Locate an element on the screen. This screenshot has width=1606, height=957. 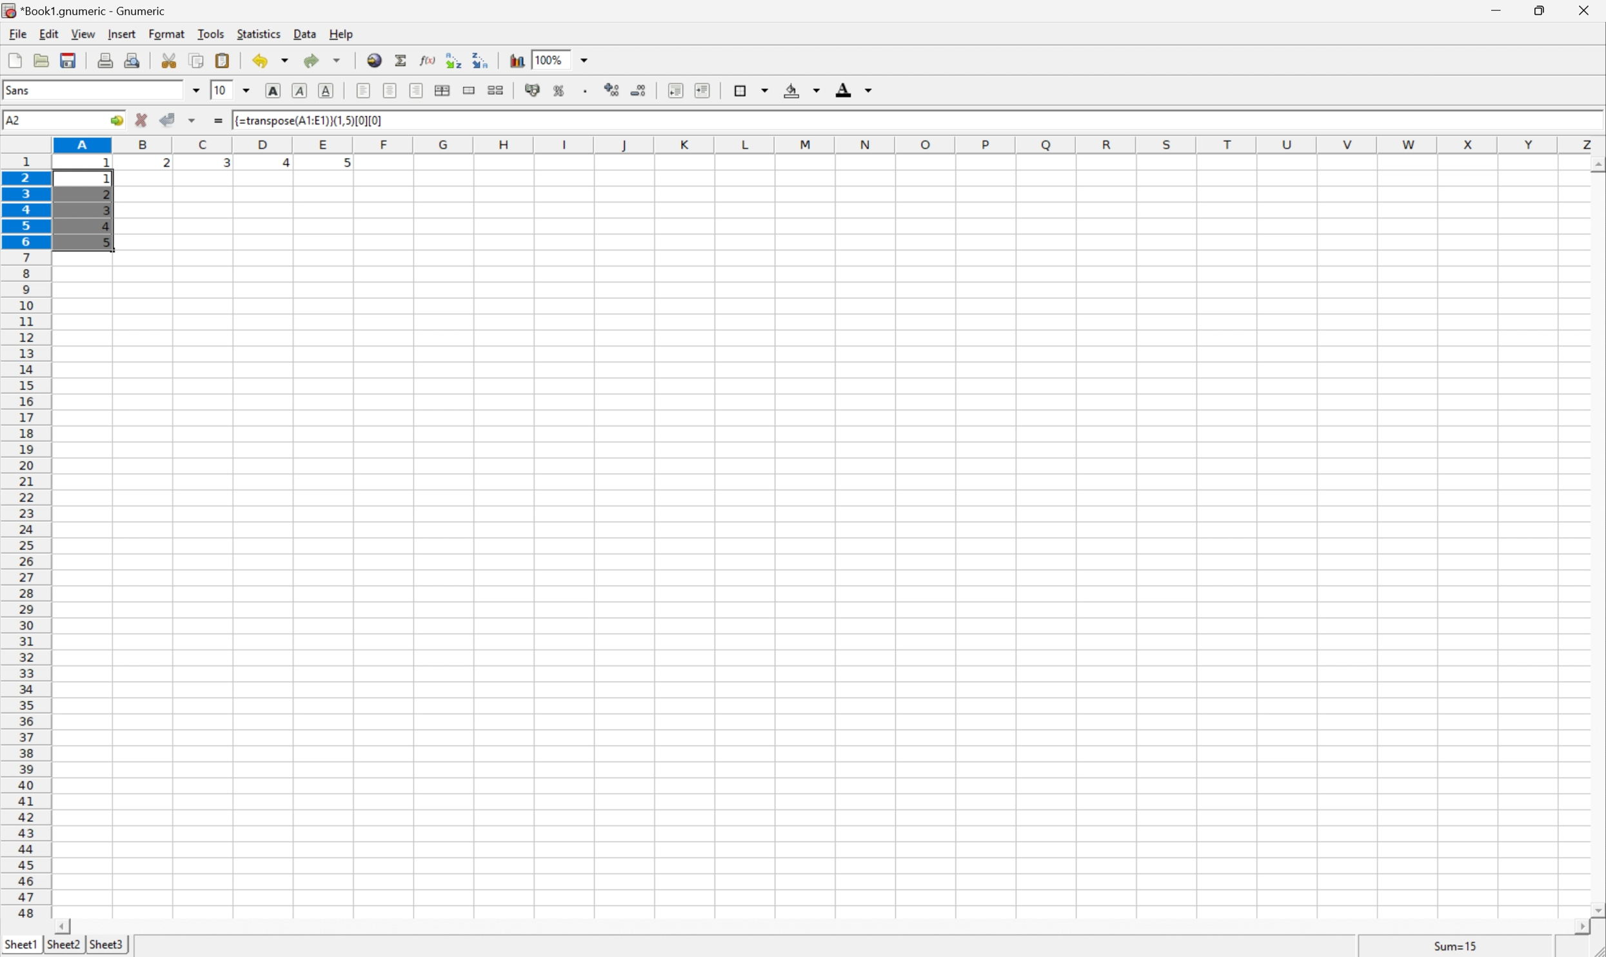
italic is located at coordinates (301, 90).